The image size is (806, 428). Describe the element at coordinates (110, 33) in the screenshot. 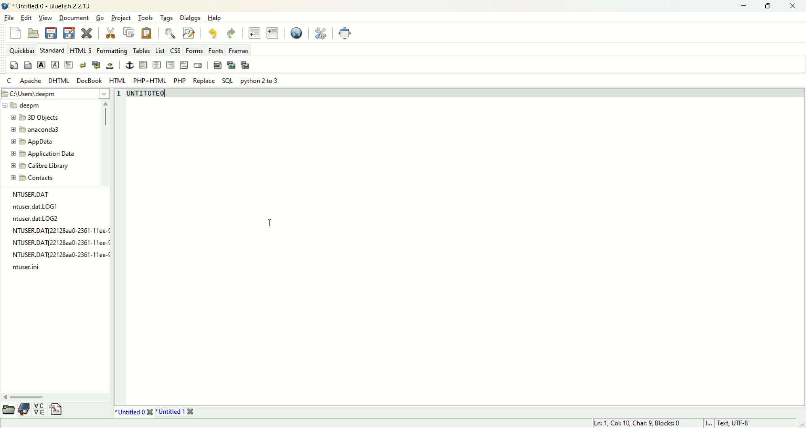

I see `cut` at that location.